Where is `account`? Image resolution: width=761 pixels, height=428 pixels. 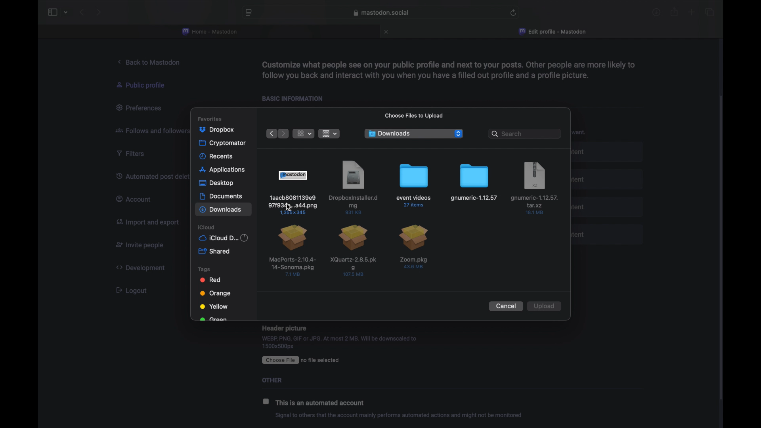 account is located at coordinates (136, 199).